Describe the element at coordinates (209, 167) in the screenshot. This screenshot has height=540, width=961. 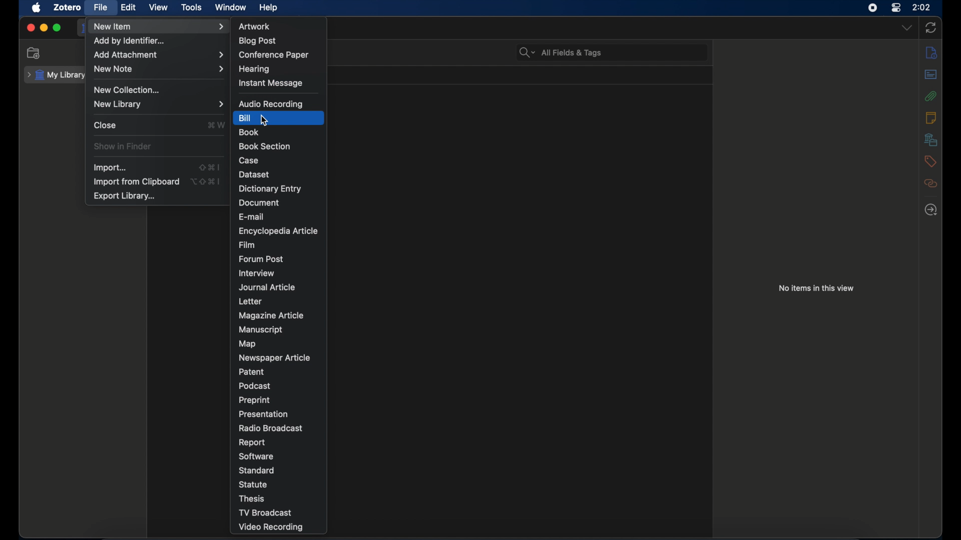
I see `shortcut` at that location.